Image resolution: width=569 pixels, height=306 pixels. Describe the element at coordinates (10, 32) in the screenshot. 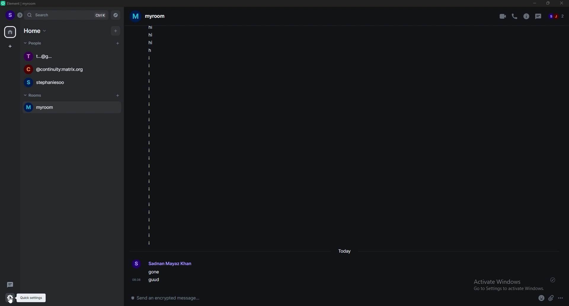

I see `home` at that location.